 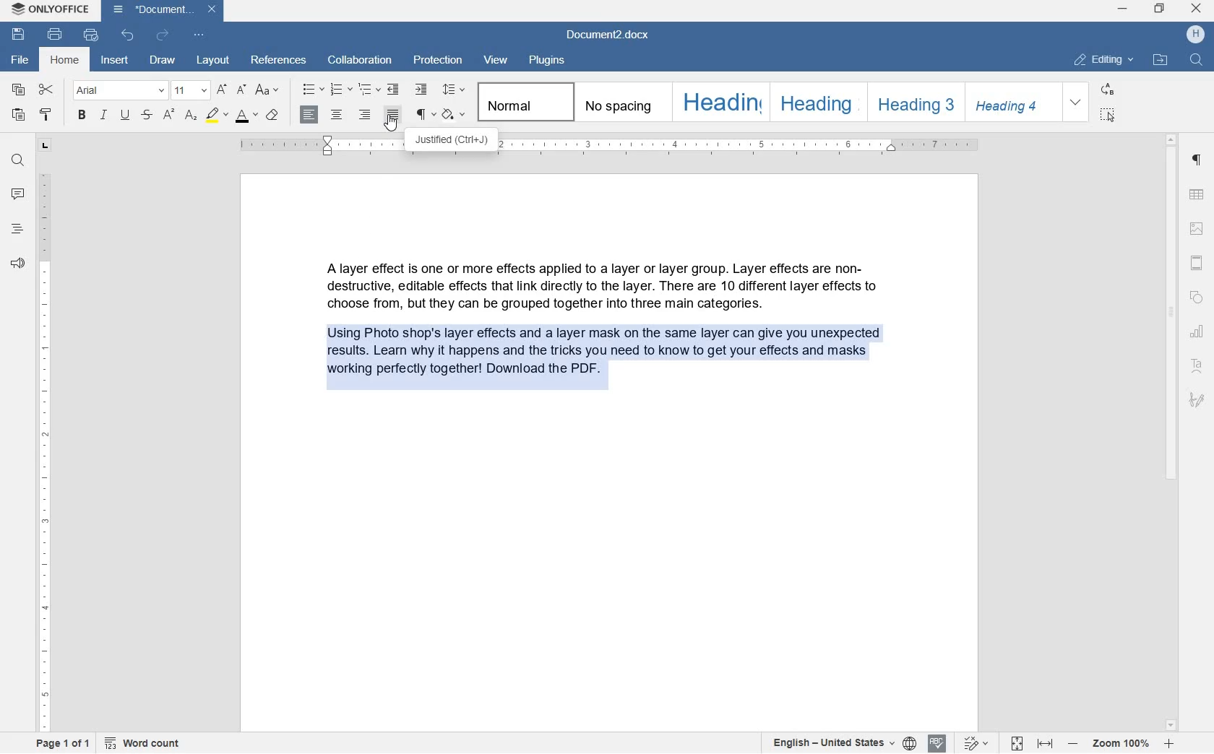 I want to click on BOLD, so click(x=82, y=116).